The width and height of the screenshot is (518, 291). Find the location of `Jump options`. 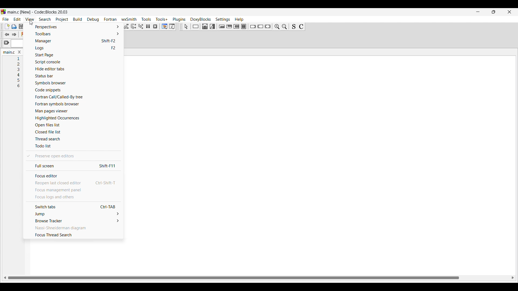

Jump options is located at coordinates (73, 214).